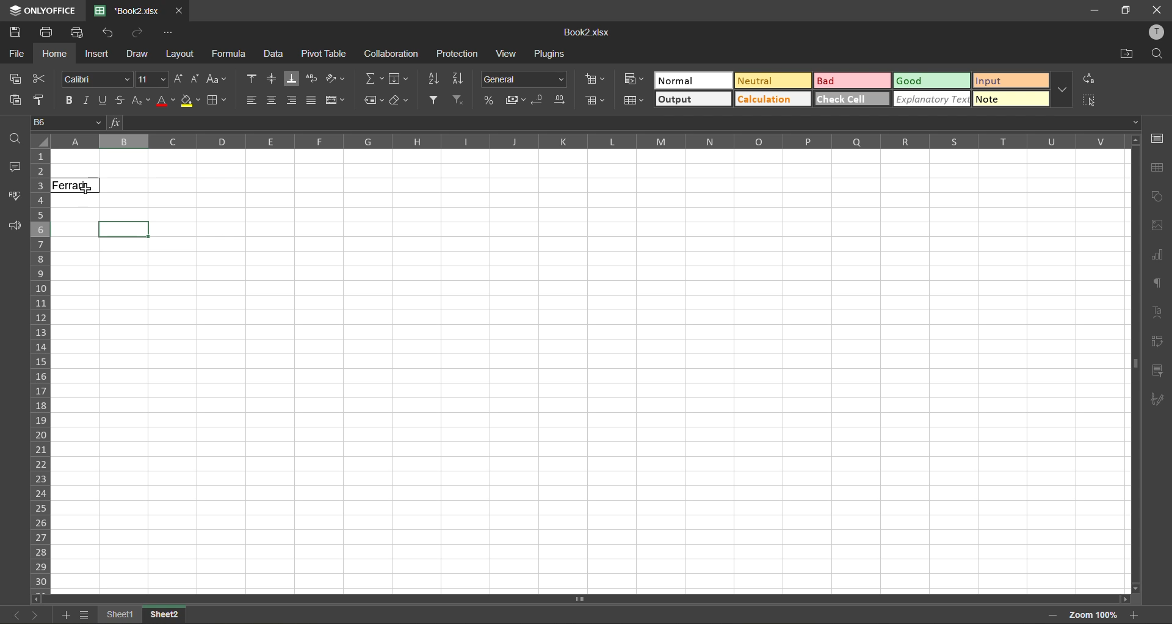  I want to click on font color, so click(165, 101).